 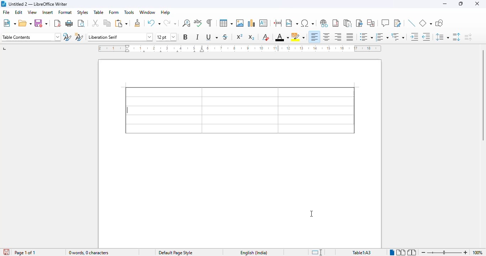 What do you see at coordinates (392, 252) in the screenshot?
I see `Single-page view` at bounding box center [392, 252].